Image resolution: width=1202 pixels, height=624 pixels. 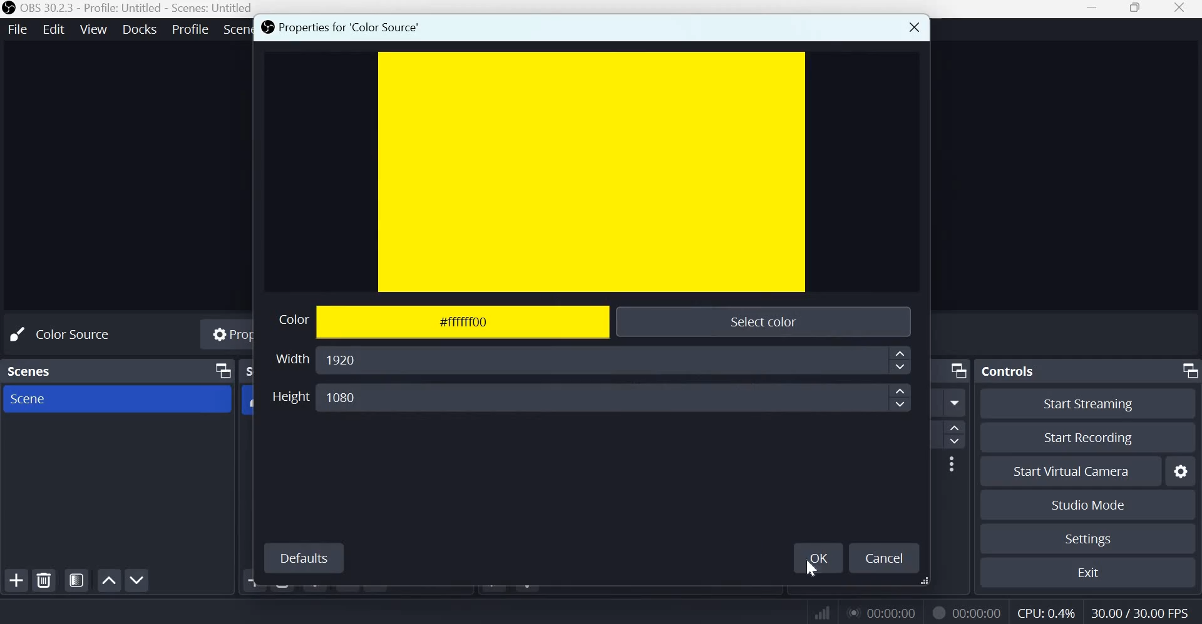 What do you see at coordinates (236, 29) in the screenshot?
I see `Scene Collection` at bounding box center [236, 29].